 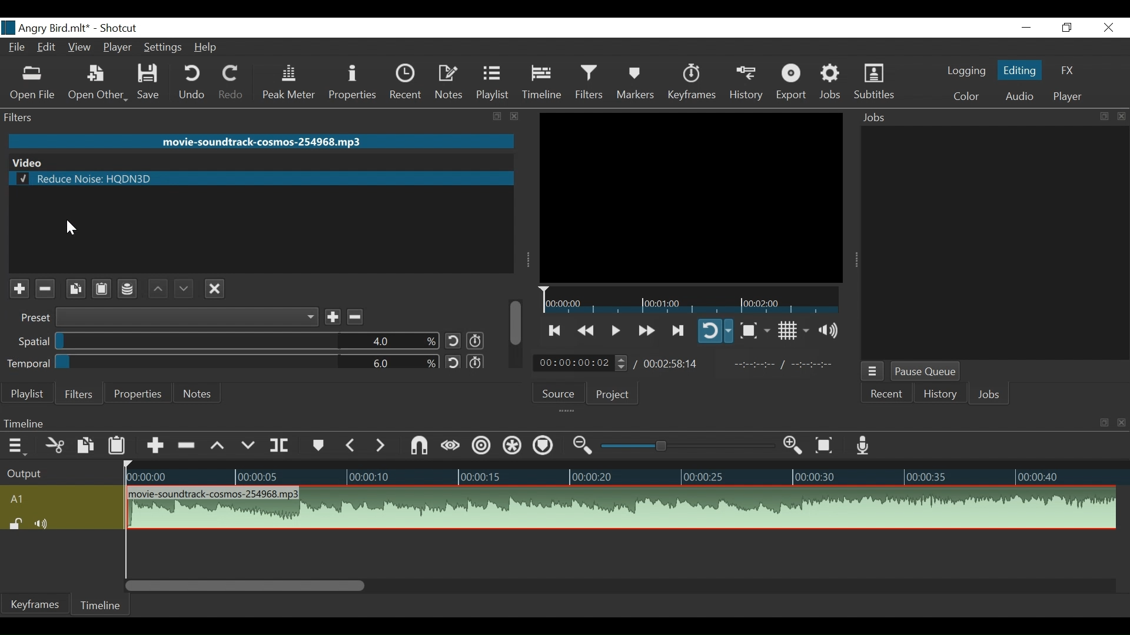 I want to click on Jobs, so click(x=832, y=83).